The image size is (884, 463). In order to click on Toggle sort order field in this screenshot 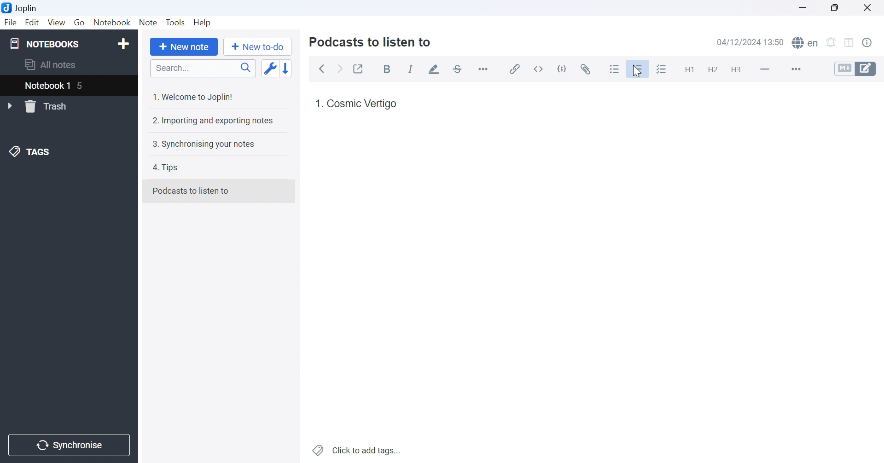, I will do `click(269, 69)`.